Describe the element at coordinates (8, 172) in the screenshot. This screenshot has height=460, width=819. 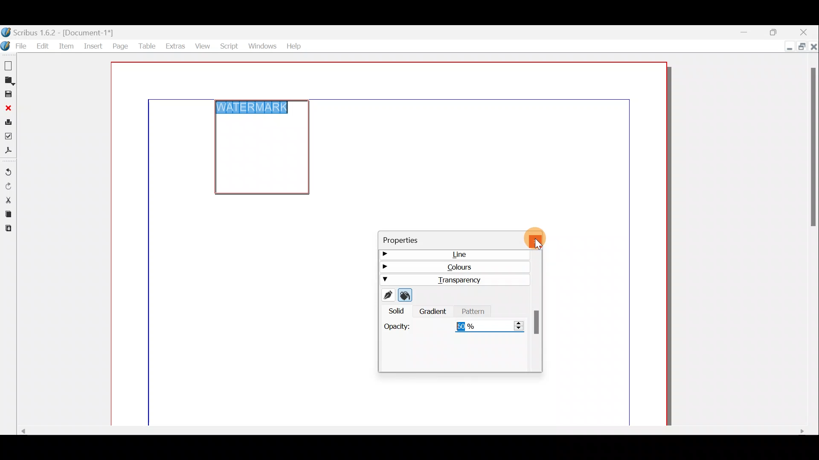
I see `Undo` at that location.